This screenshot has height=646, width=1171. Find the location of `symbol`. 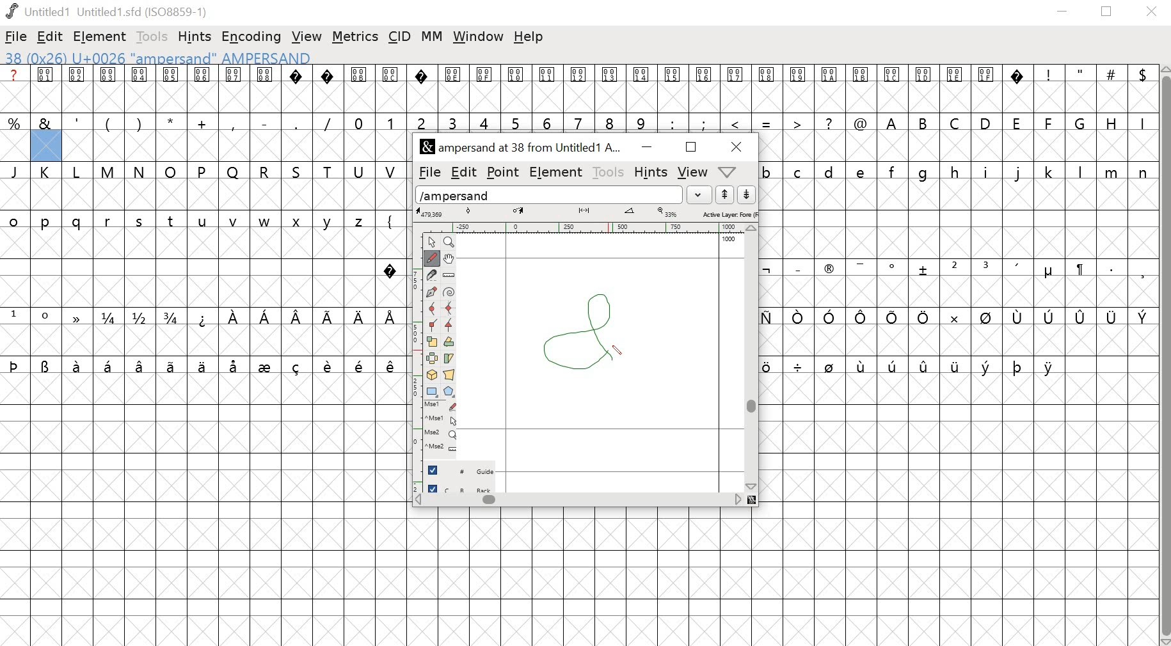

symbol is located at coordinates (1051, 366).